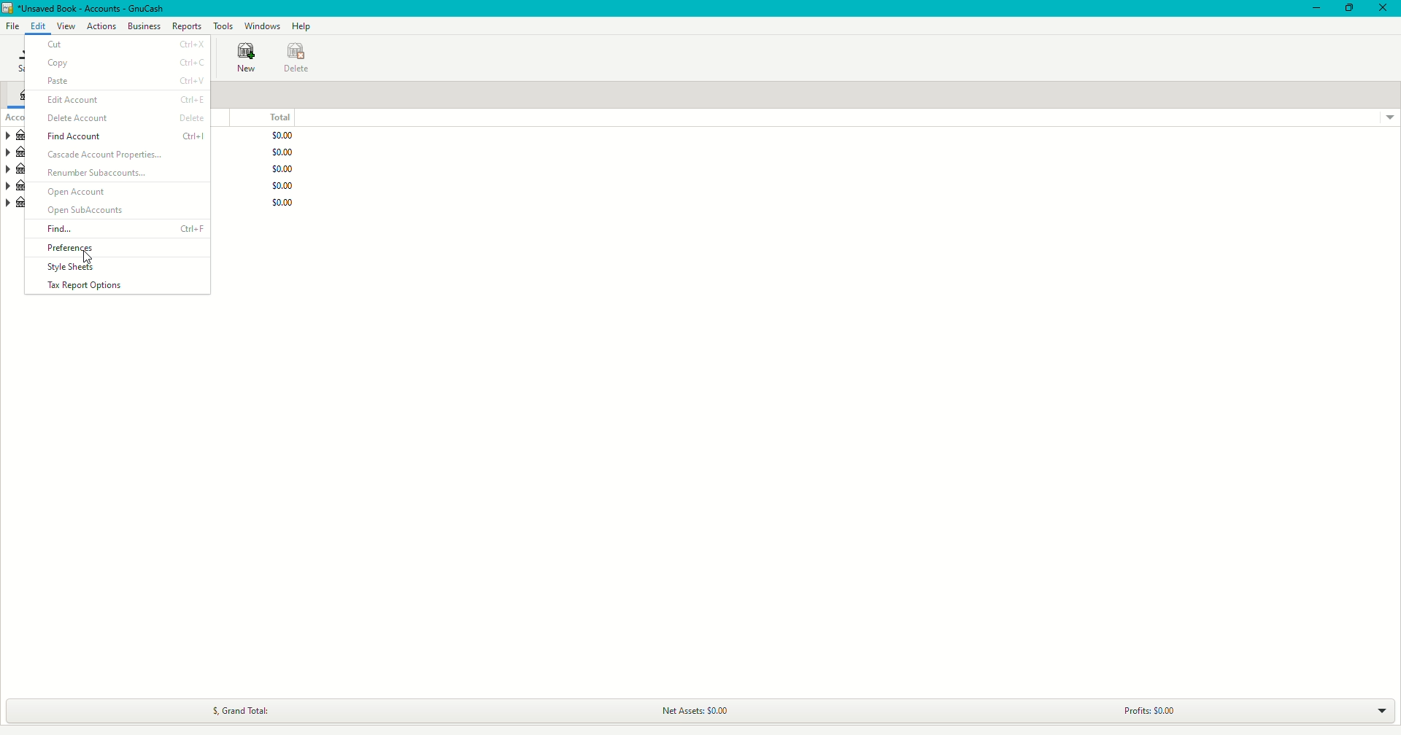 The width and height of the screenshot is (1401, 735). Describe the element at coordinates (9, 8) in the screenshot. I see `logo` at that location.